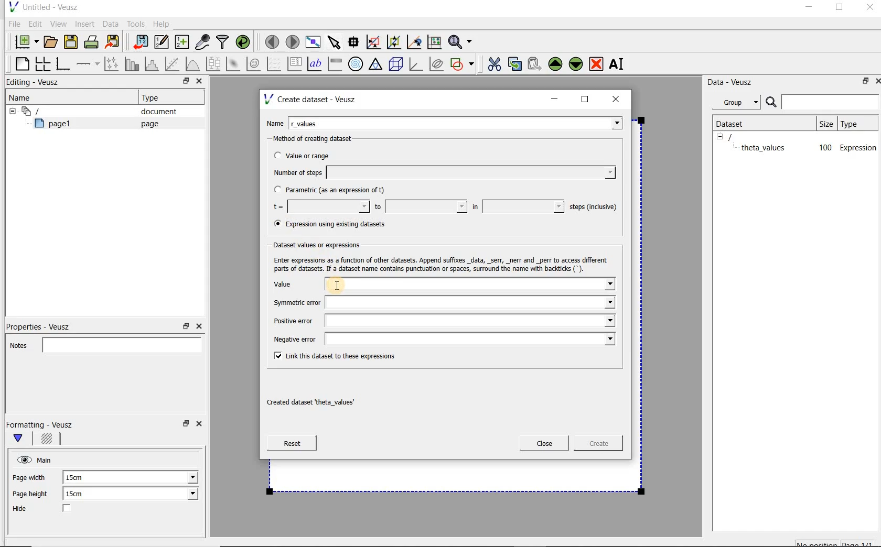 The width and height of the screenshot is (881, 547). I want to click on Group, so click(739, 104).